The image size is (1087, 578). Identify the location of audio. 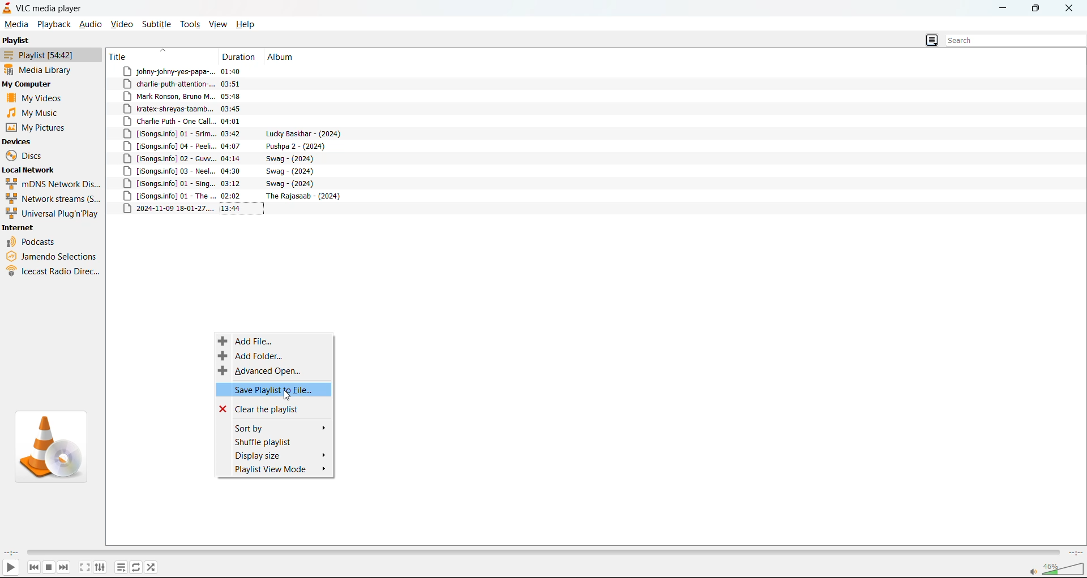
(91, 24).